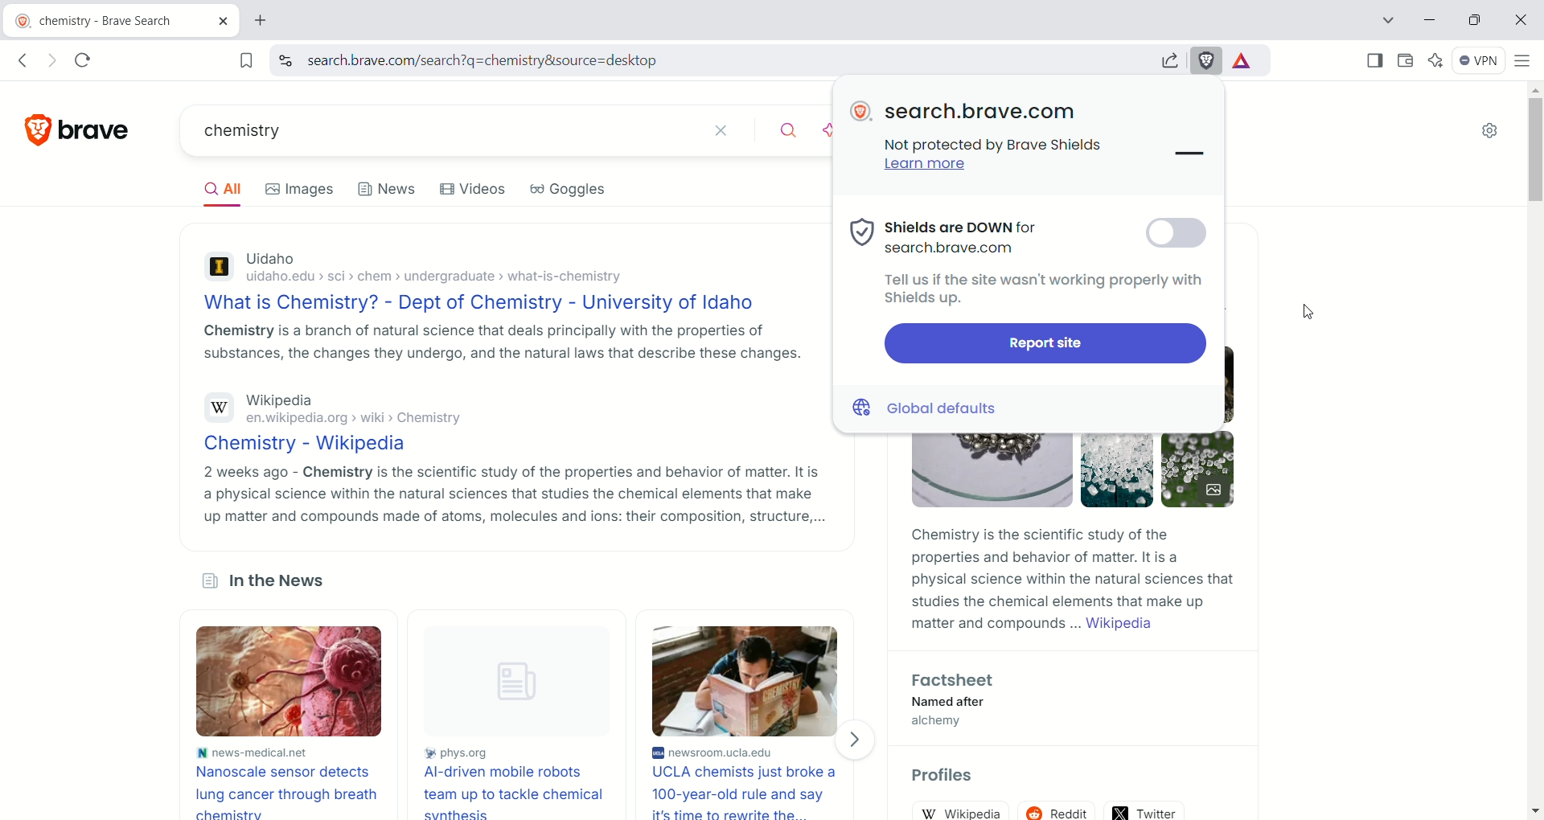  I want to click on search, so click(790, 133).